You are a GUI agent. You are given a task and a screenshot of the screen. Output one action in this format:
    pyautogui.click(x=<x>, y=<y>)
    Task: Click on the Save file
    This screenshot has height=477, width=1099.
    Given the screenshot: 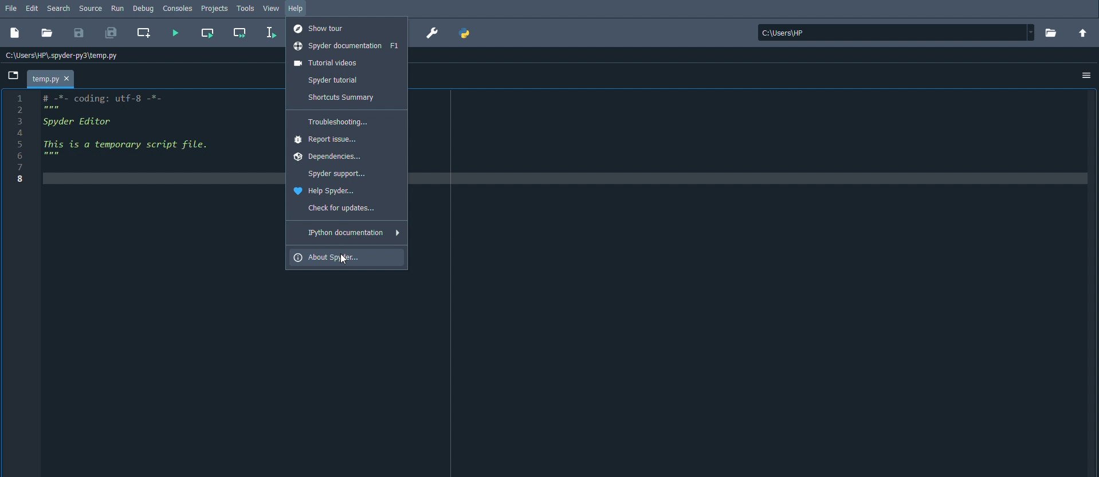 What is the action you would take?
    pyautogui.click(x=80, y=32)
    